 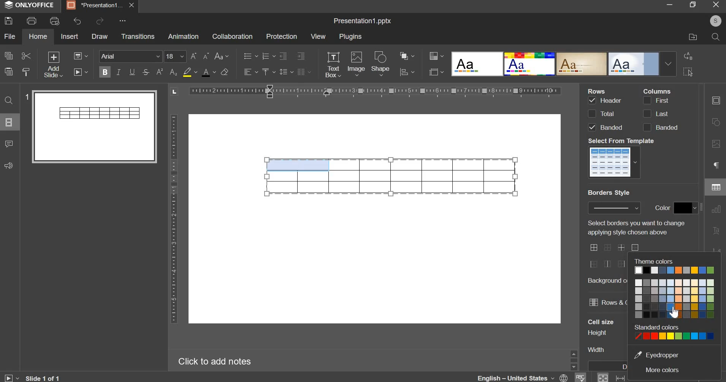 What do you see at coordinates (10, 36) in the screenshot?
I see `file` at bounding box center [10, 36].